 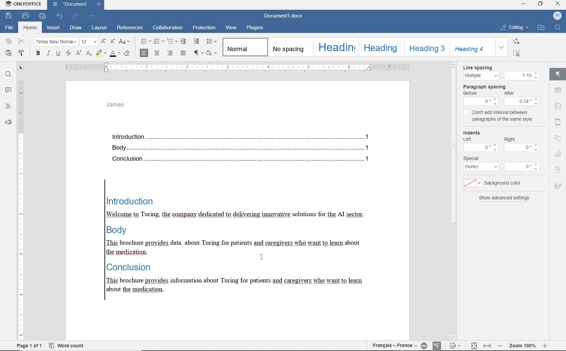 I want to click on chart, so click(x=558, y=155).